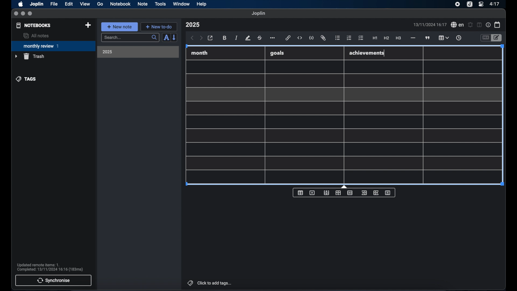  Describe the element at coordinates (26, 79) in the screenshot. I see `tags` at that location.